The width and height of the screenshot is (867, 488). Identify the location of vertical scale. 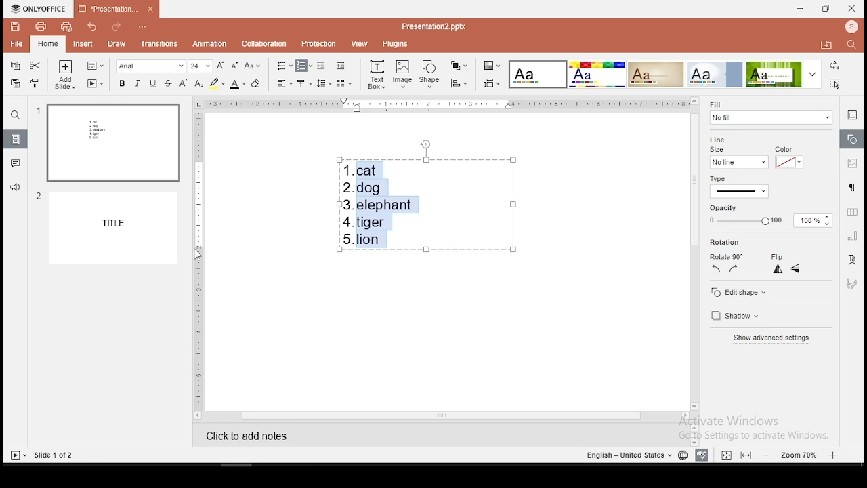
(198, 260).